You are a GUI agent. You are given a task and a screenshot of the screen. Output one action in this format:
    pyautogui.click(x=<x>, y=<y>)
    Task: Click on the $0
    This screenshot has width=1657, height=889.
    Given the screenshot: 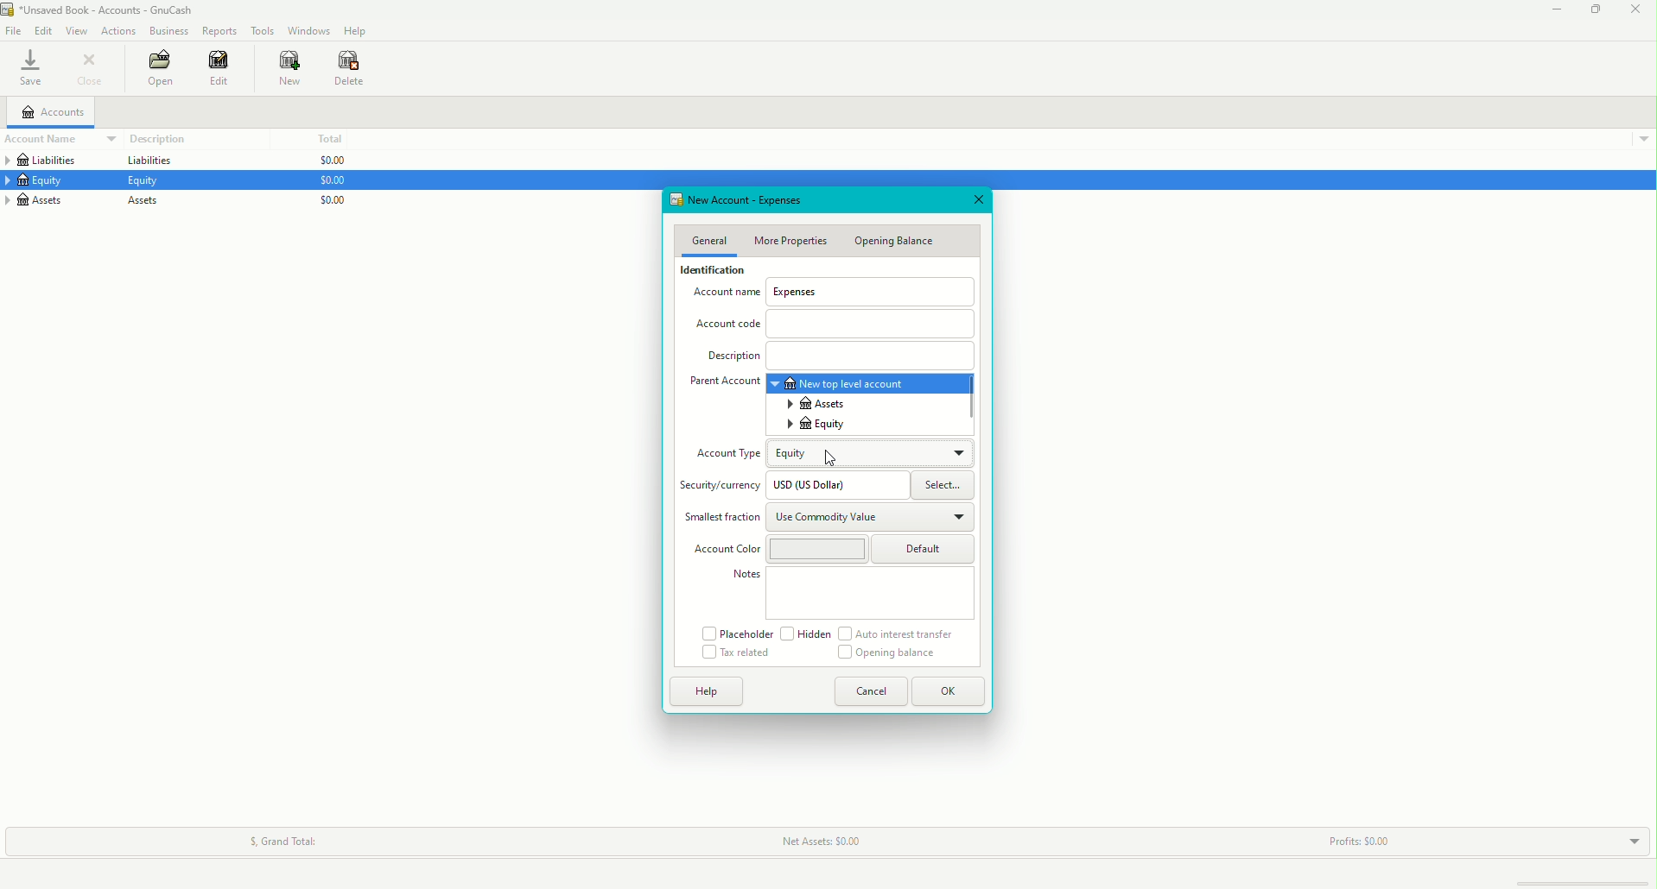 What is the action you would take?
    pyautogui.click(x=332, y=183)
    